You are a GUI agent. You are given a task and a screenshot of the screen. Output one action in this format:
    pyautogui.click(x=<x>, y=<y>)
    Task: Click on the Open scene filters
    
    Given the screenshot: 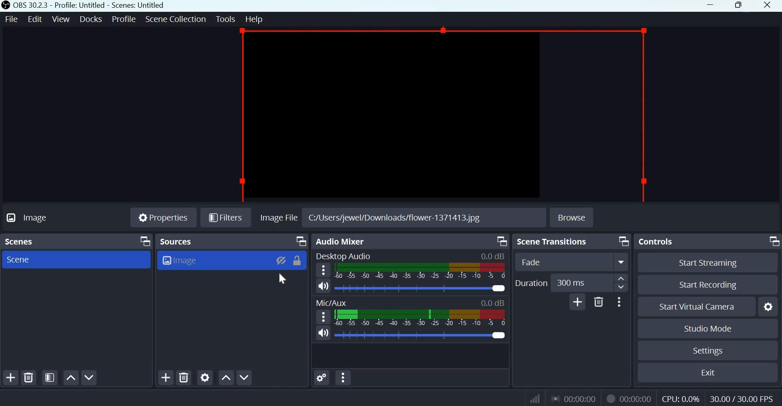 What is the action you would take?
    pyautogui.click(x=49, y=379)
    